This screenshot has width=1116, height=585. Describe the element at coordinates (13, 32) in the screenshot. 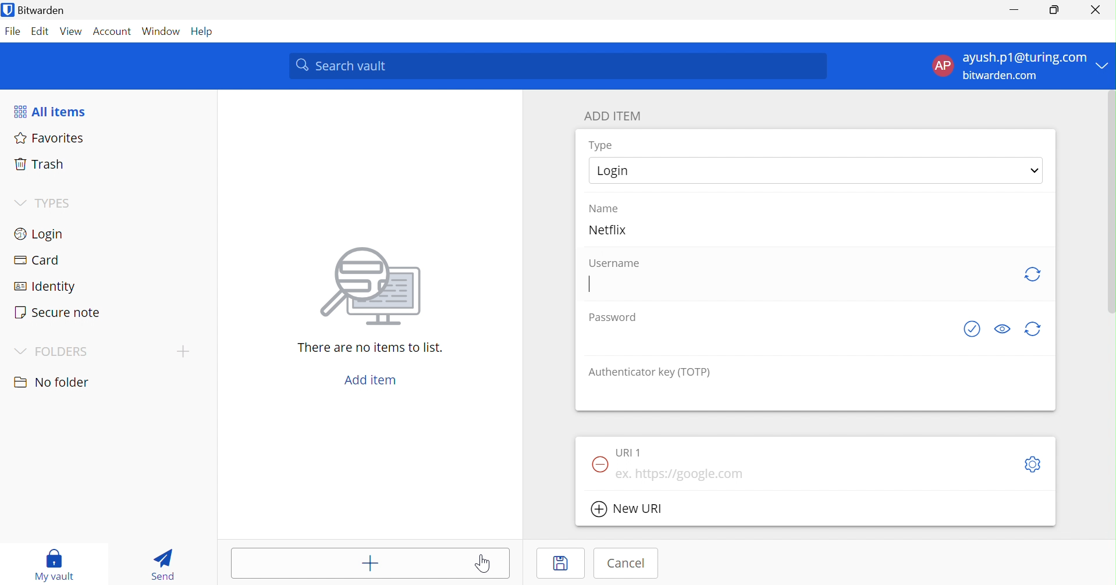

I see `File` at that location.